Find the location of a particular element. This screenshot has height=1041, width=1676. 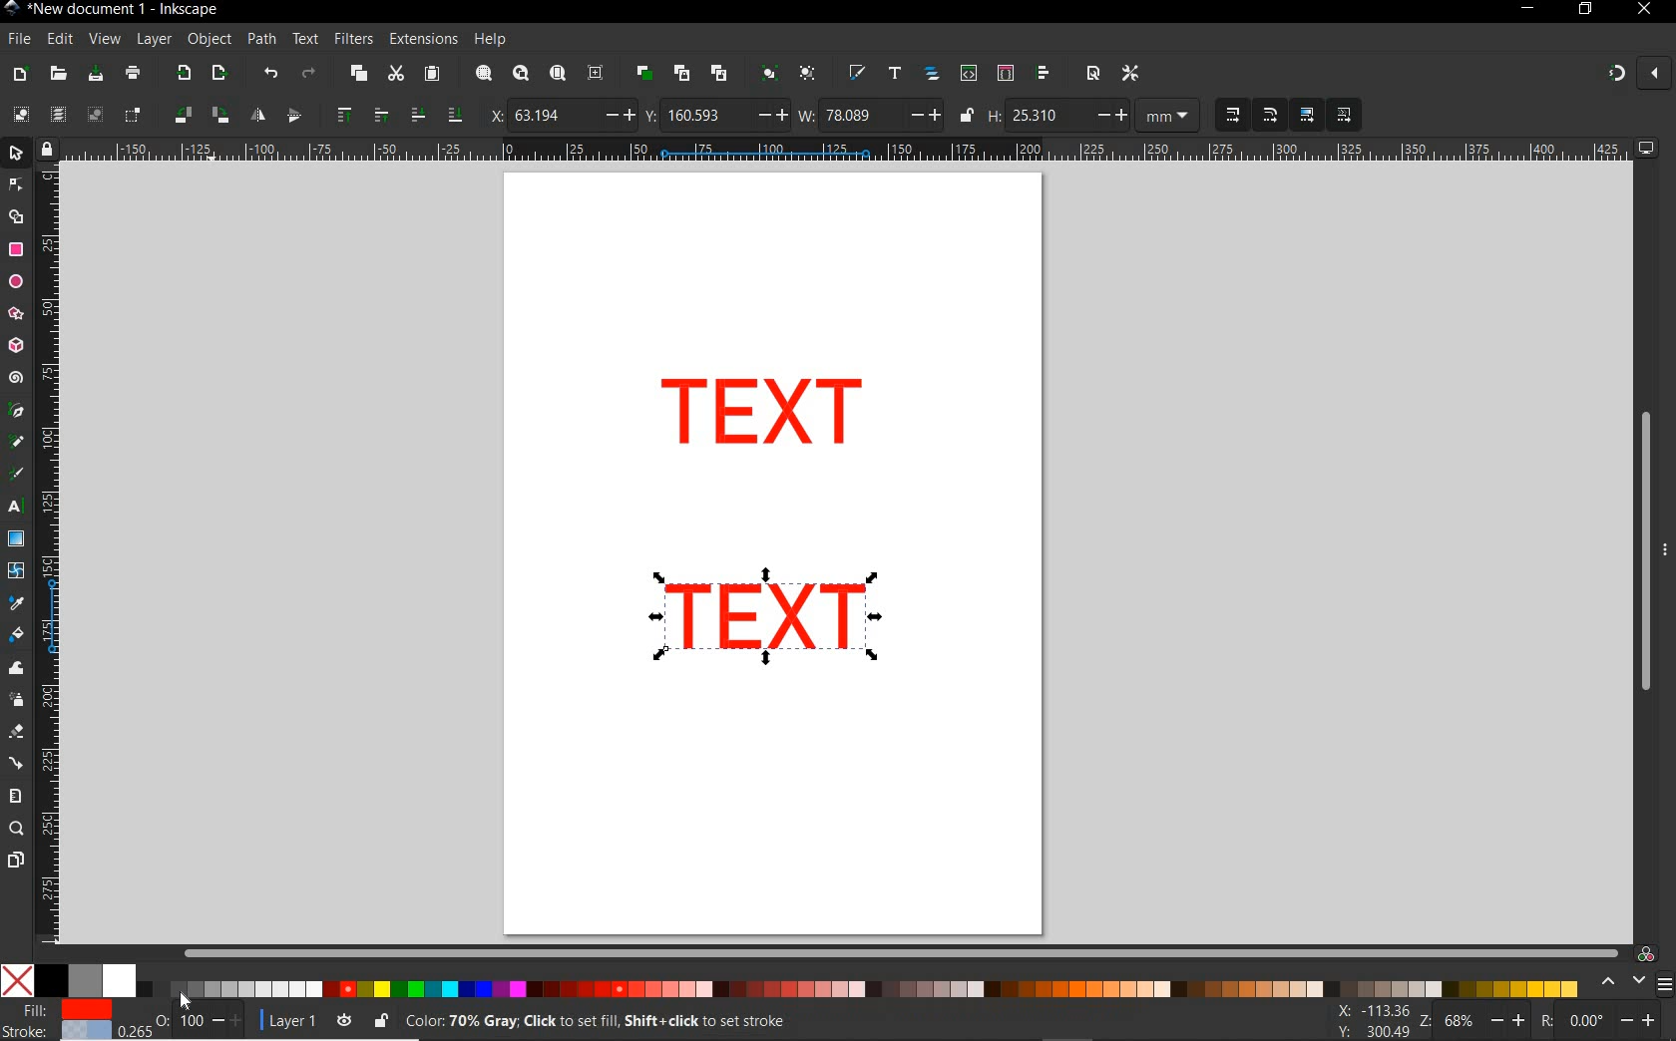

pencil tool is located at coordinates (18, 443).